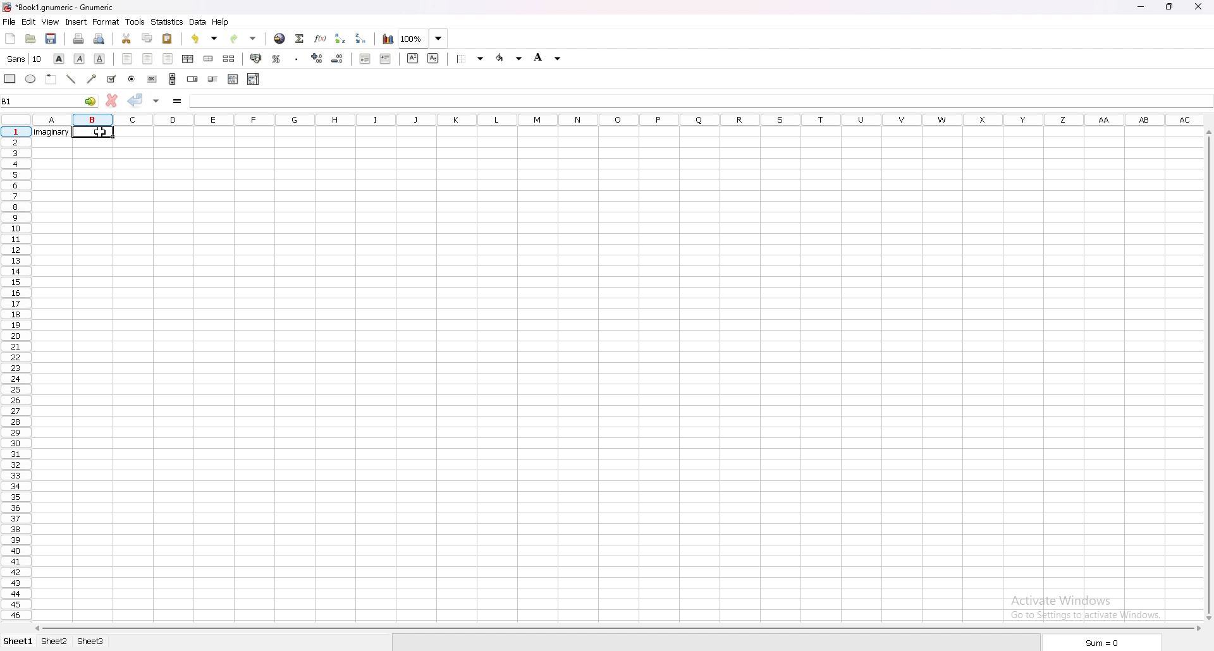  Describe the element at coordinates (13, 372) in the screenshot. I see `rows` at that location.